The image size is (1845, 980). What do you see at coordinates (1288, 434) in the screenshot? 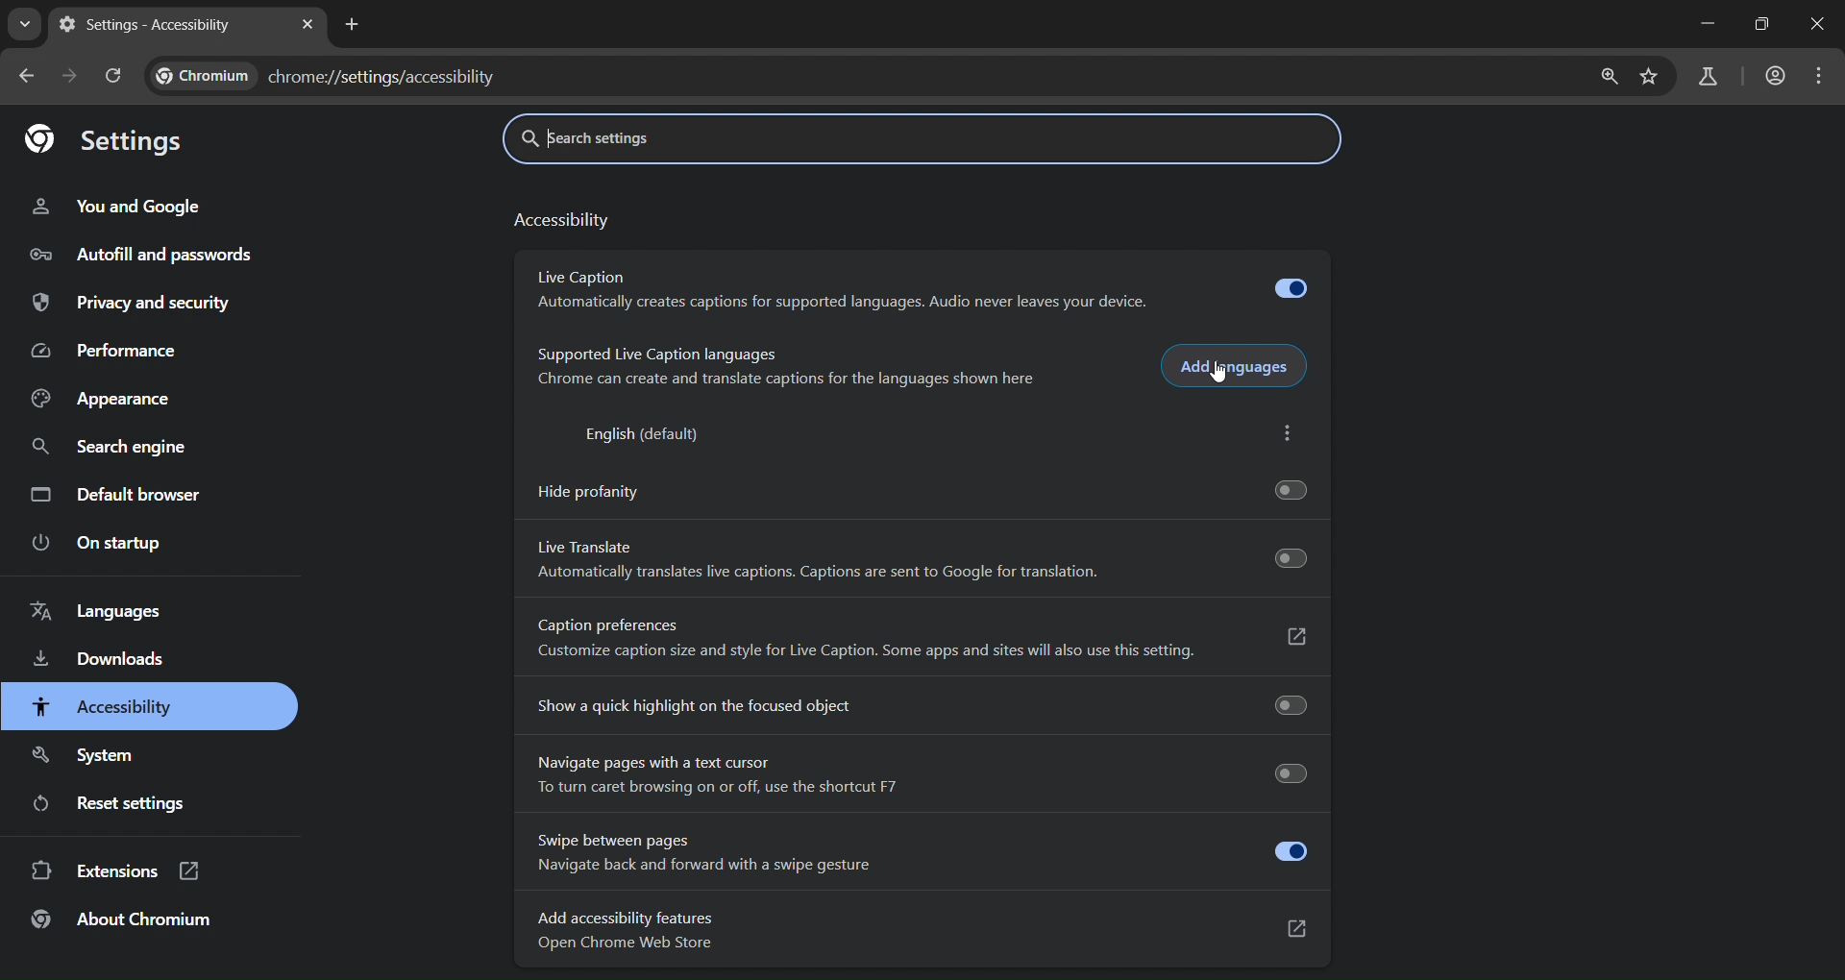
I see `more options` at bounding box center [1288, 434].